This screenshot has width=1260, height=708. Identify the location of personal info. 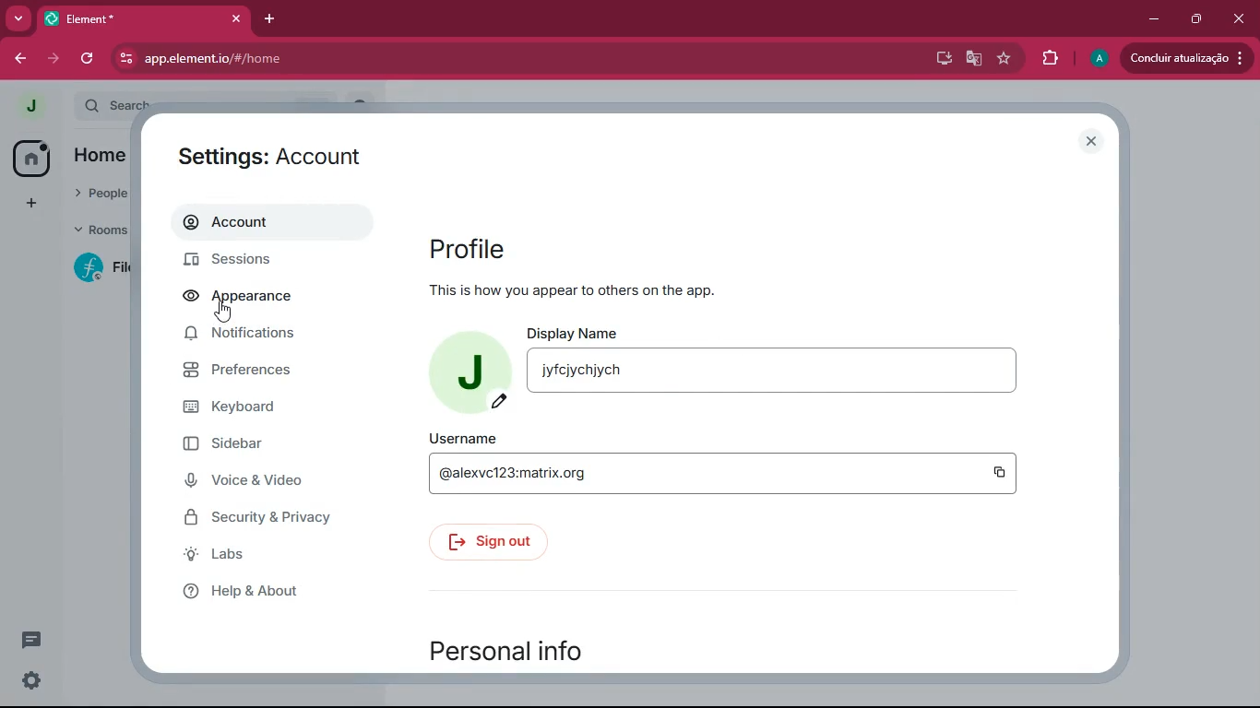
(514, 648).